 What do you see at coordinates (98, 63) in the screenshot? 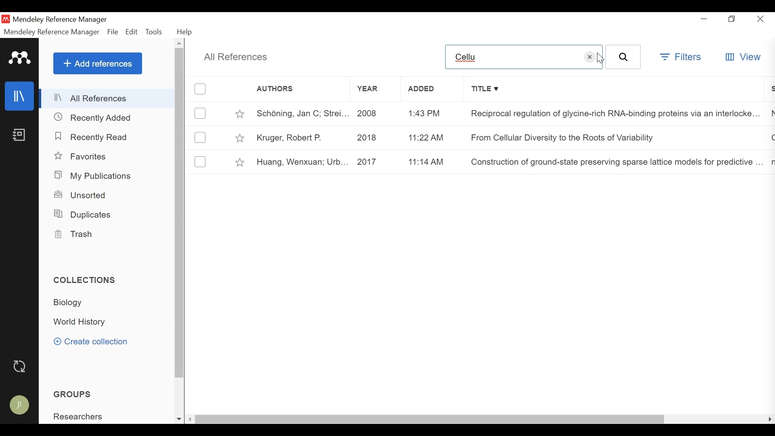
I see `Add References` at bounding box center [98, 63].